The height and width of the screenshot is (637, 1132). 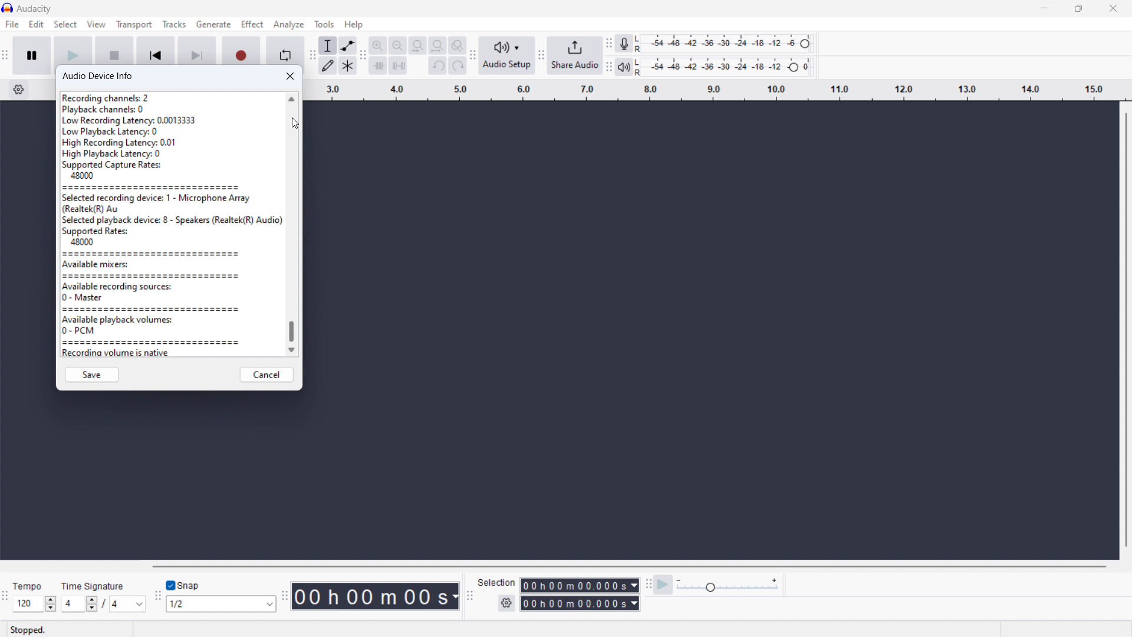 What do you see at coordinates (473, 56) in the screenshot?
I see `audio setup toolbar` at bounding box center [473, 56].